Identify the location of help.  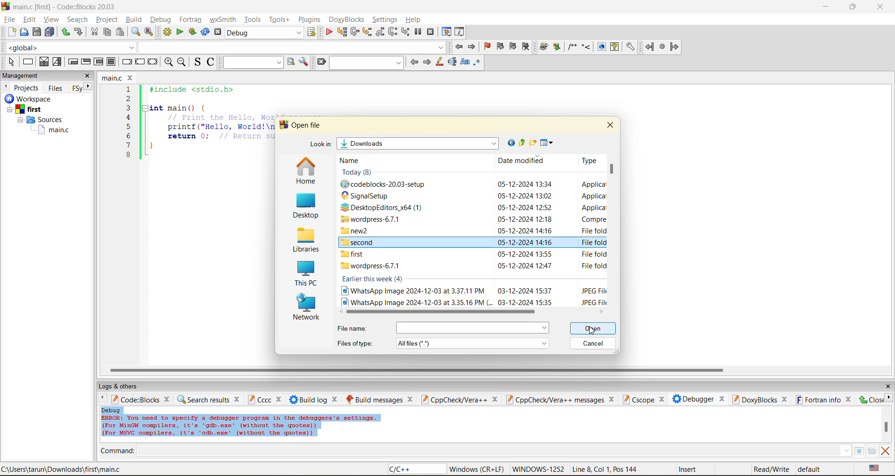
(614, 47).